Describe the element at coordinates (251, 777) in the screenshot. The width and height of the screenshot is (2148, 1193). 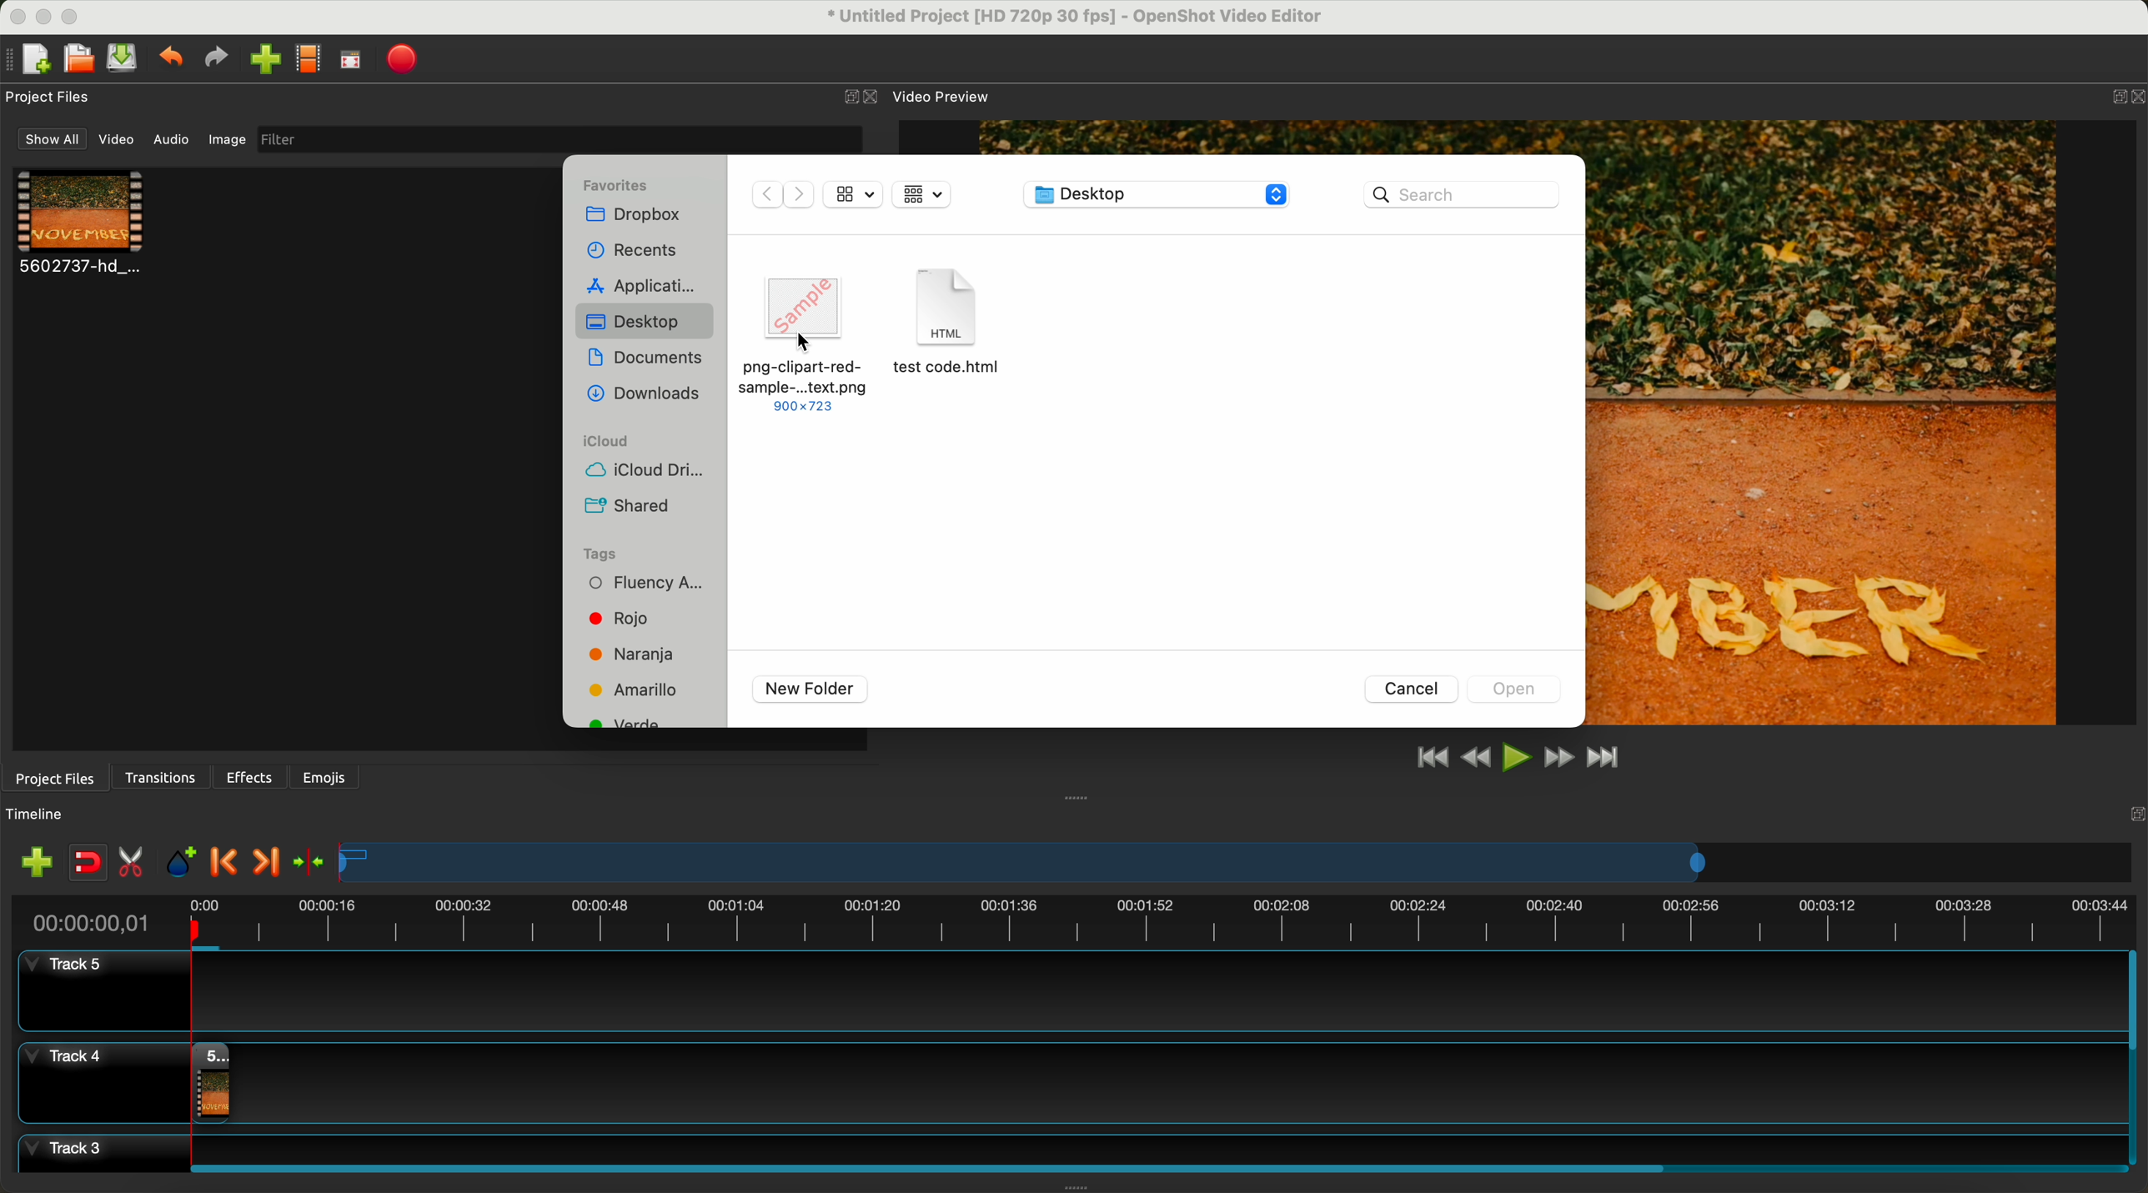
I see `effects` at that location.